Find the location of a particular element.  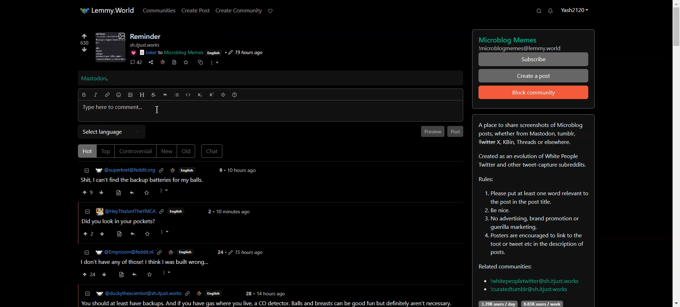

Create Community is located at coordinates (239, 11).